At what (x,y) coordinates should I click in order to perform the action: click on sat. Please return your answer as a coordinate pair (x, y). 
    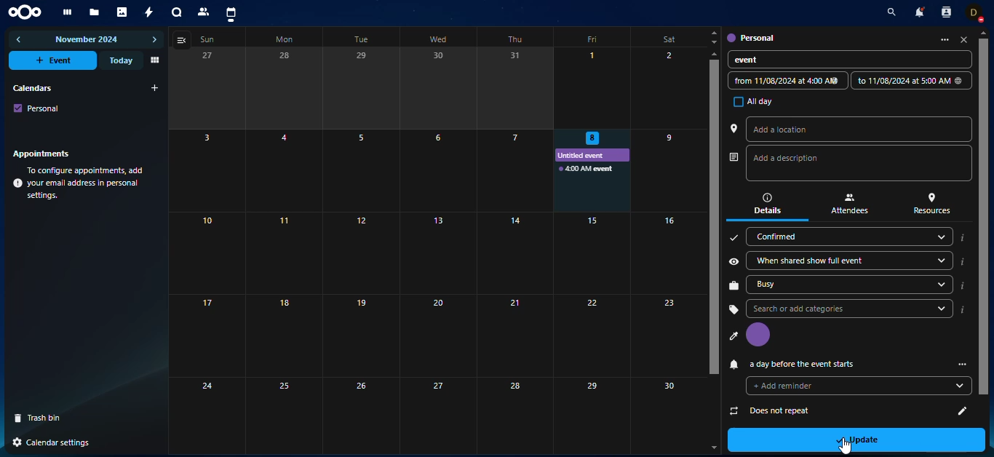
    Looking at the image, I should click on (664, 38).